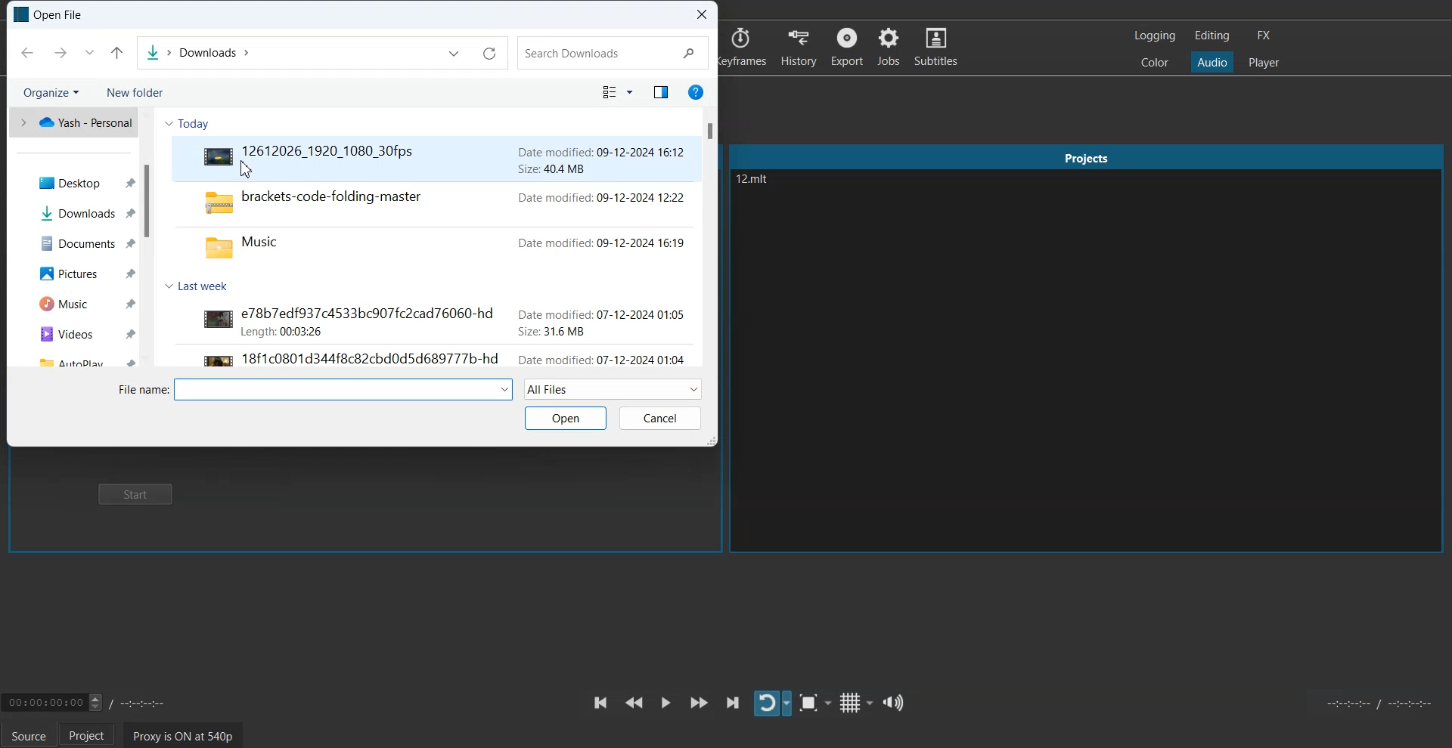 The width and height of the screenshot is (1452, 748). Describe the element at coordinates (314, 389) in the screenshot. I see `File Name` at that location.